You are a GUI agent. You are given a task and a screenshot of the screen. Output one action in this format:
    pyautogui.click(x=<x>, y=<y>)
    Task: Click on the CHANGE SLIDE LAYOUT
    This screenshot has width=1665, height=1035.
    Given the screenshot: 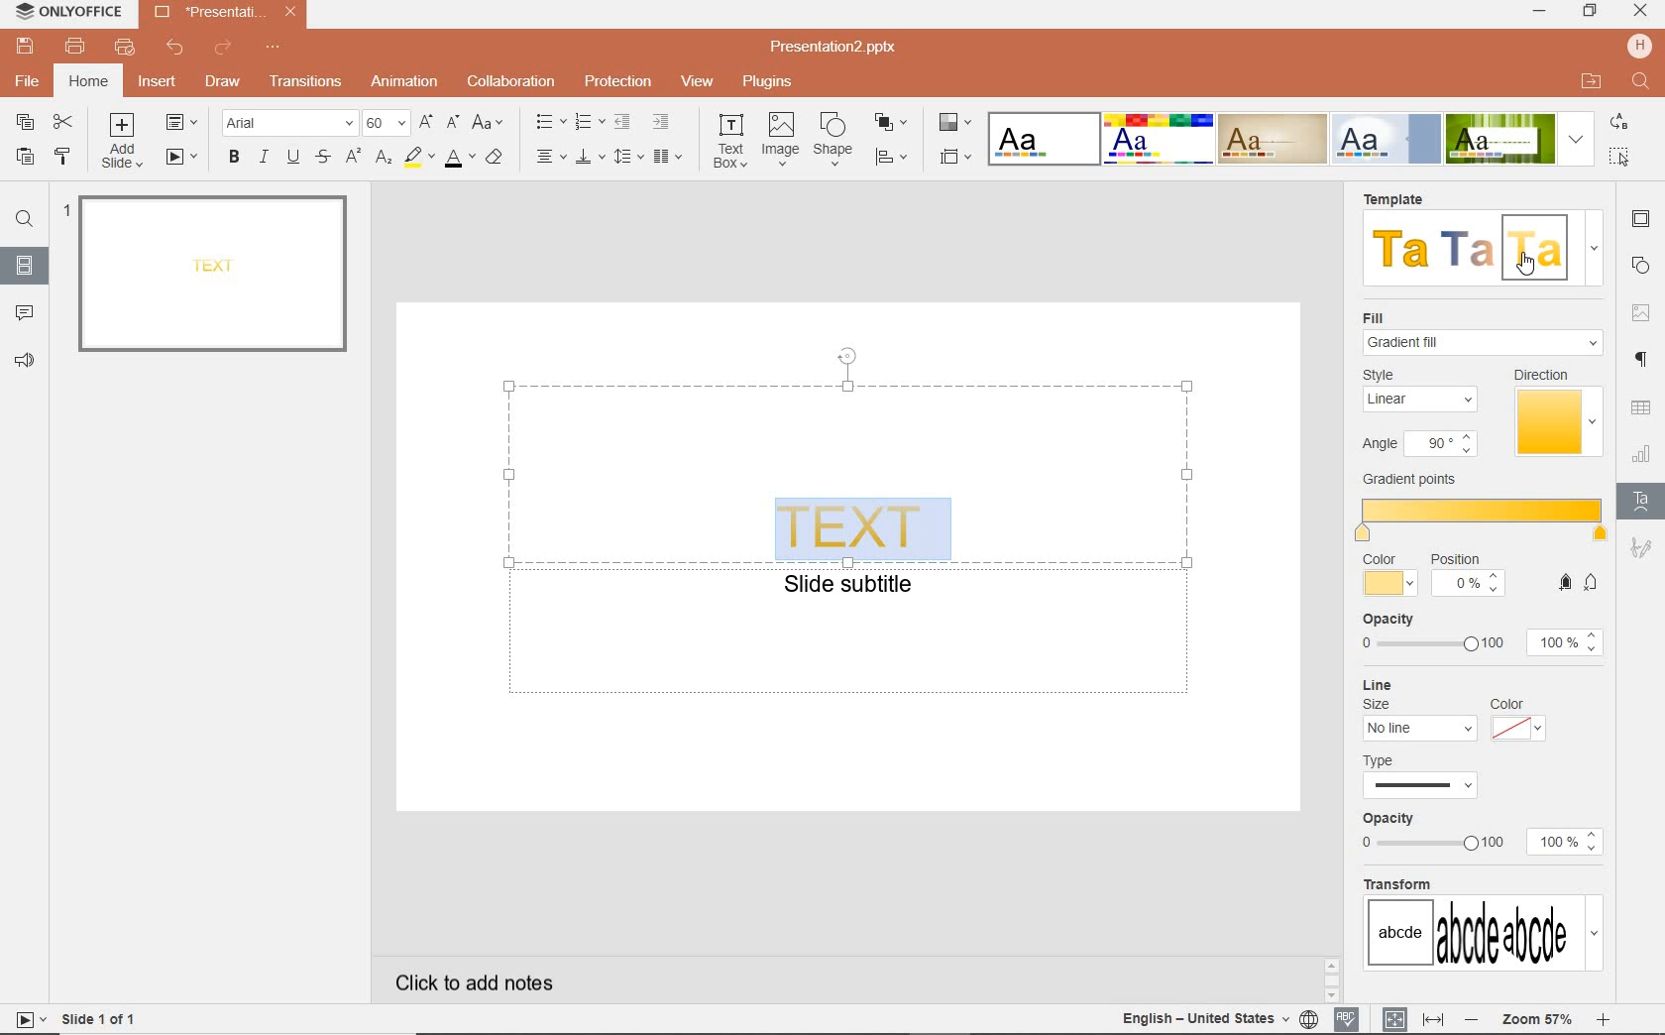 What is the action you would take?
    pyautogui.click(x=186, y=124)
    